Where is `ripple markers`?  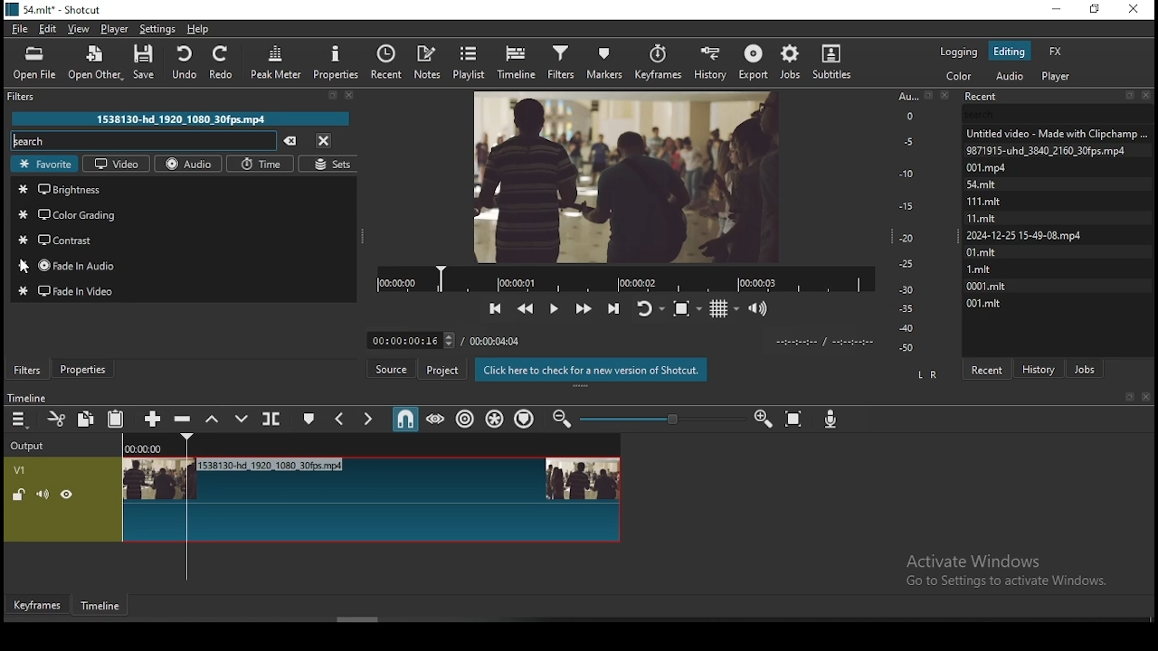 ripple markers is located at coordinates (526, 420).